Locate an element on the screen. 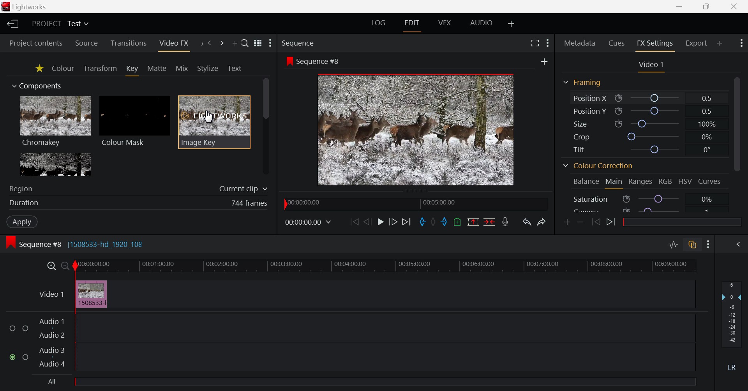  Colour is located at coordinates (63, 69).